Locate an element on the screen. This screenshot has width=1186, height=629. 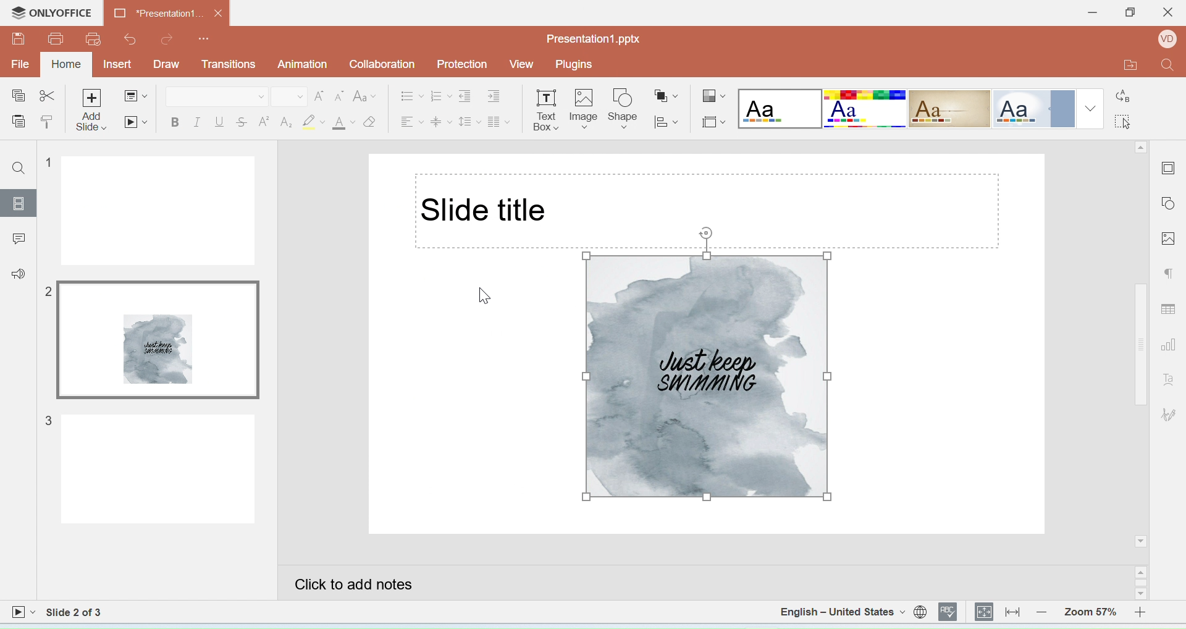
Slide 1 to 2 is located at coordinates (75, 612).